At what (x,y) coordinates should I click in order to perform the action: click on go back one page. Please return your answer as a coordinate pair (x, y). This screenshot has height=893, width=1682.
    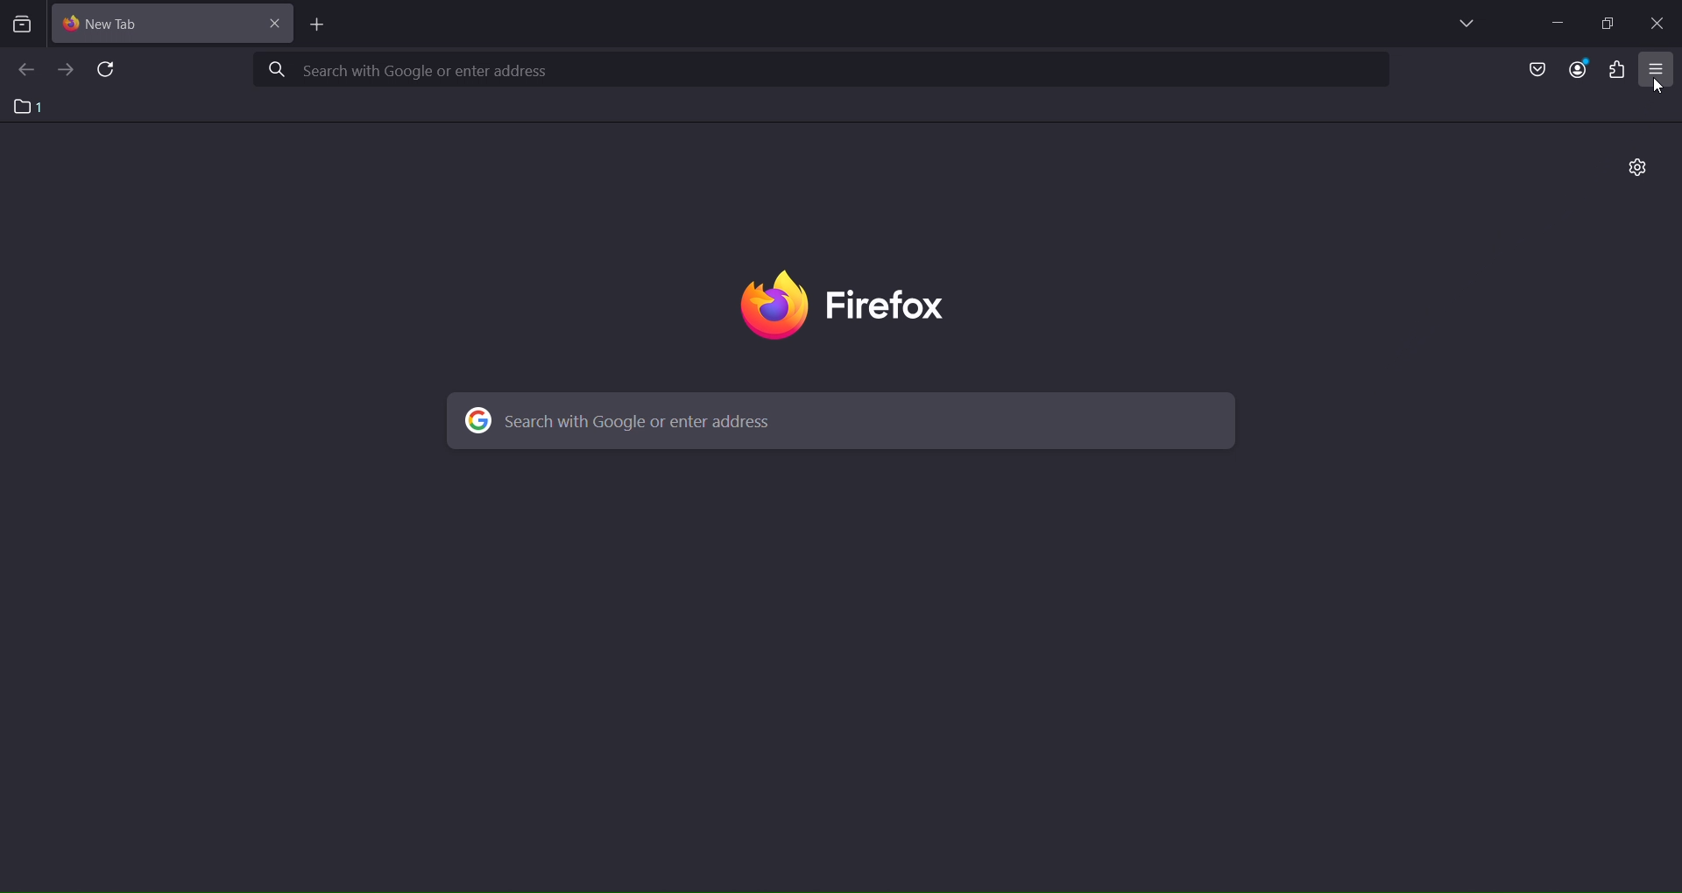
    Looking at the image, I should click on (25, 69).